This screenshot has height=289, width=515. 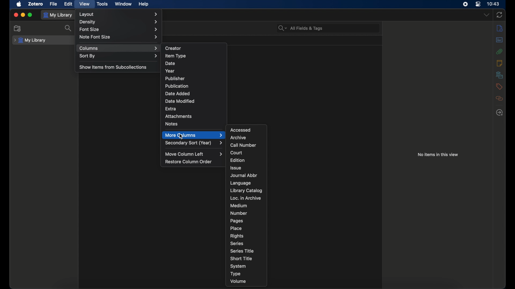 What do you see at coordinates (238, 137) in the screenshot?
I see `archive` at bounding box center [238, 137].